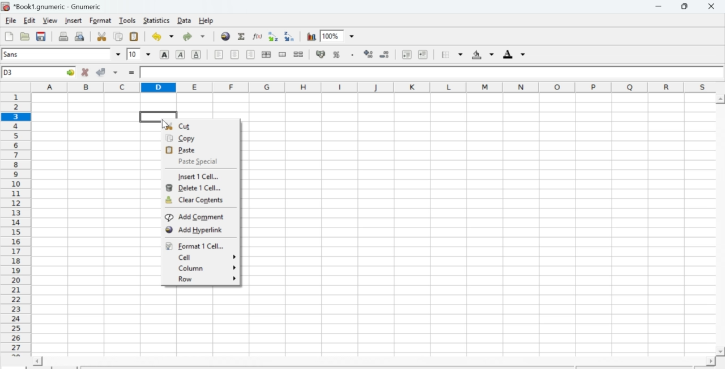  Describe the element at coordinates (41, 37) in the screenshot. I see `Save` at that location.